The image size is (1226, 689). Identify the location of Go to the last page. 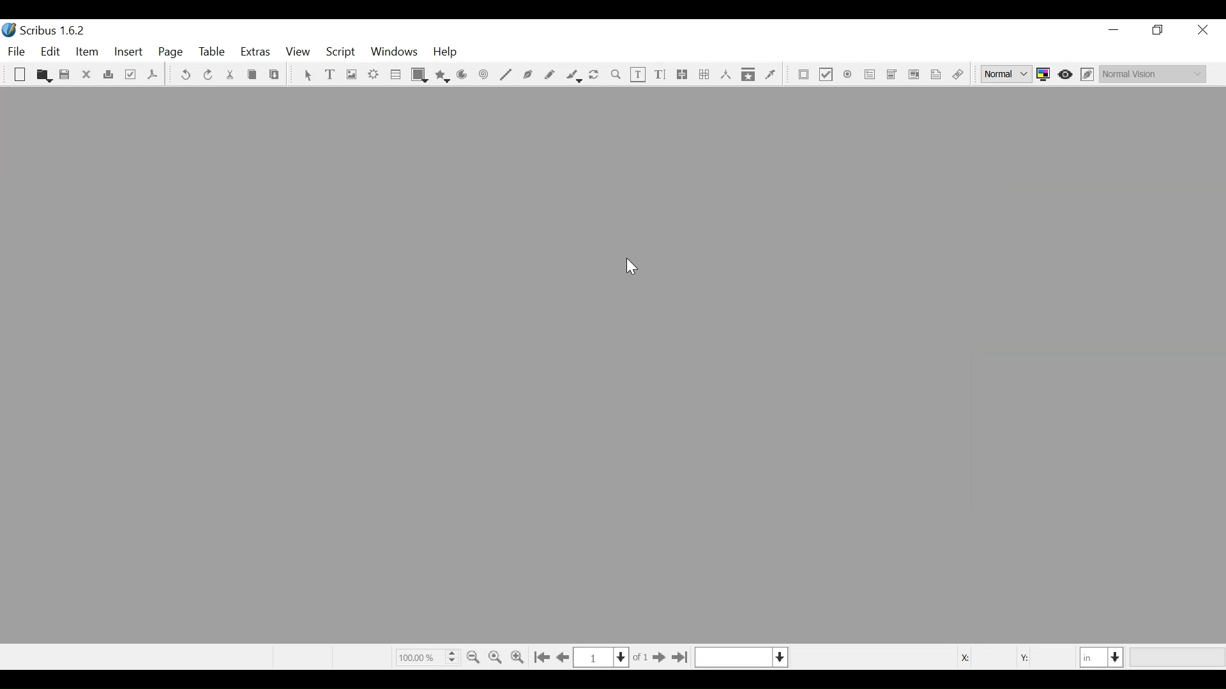
(679, 658).